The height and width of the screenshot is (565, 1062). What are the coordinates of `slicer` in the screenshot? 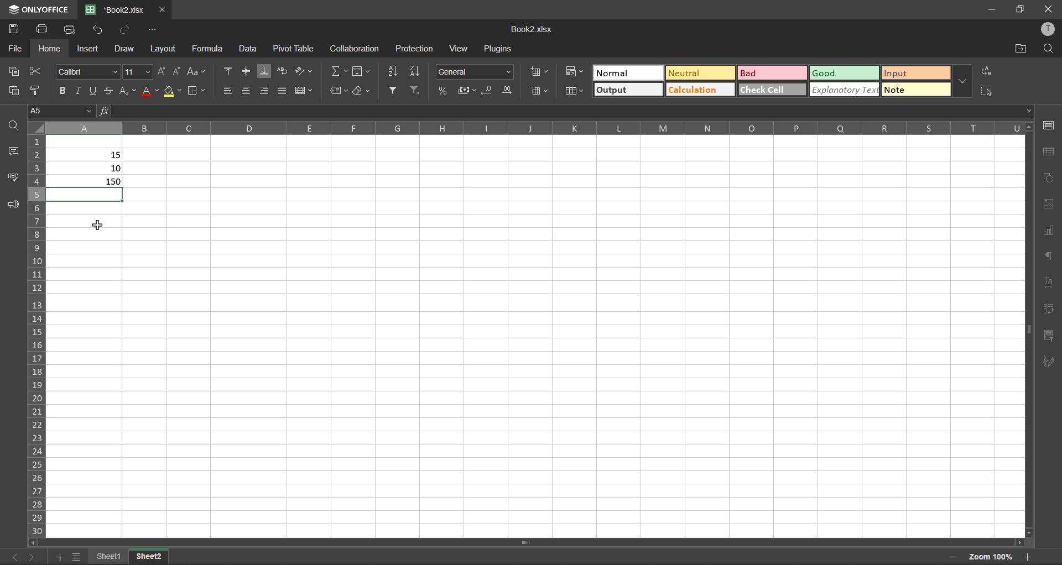 It's located at (1050, 337).